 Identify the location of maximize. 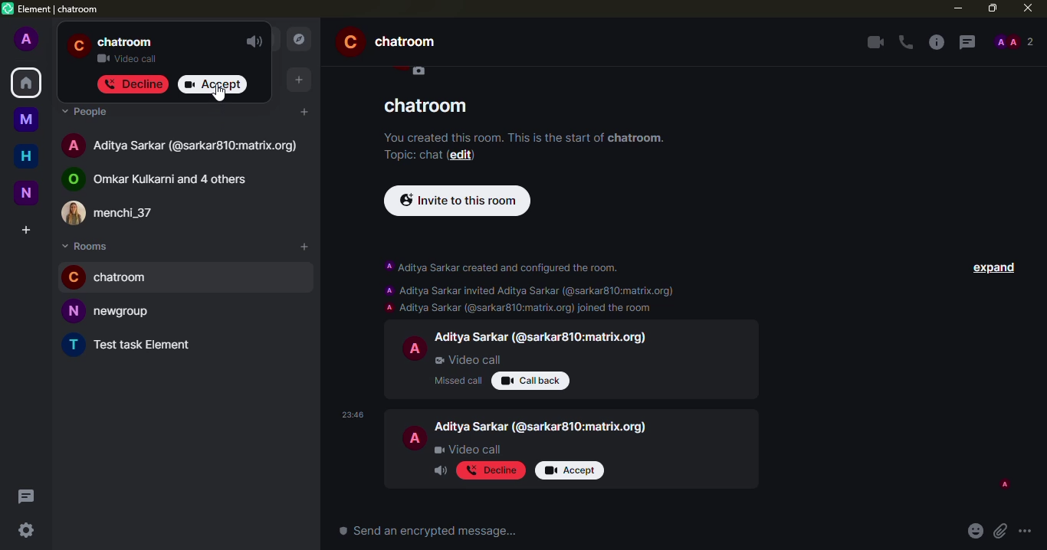
(990, 8).